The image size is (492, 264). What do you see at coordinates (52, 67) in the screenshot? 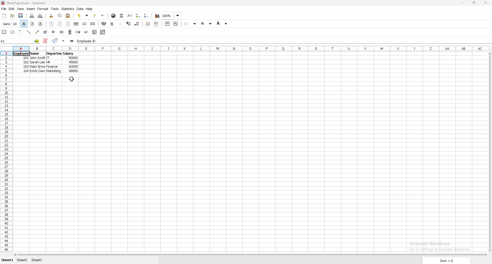
I see `finance` at bounding box center [52, 67].